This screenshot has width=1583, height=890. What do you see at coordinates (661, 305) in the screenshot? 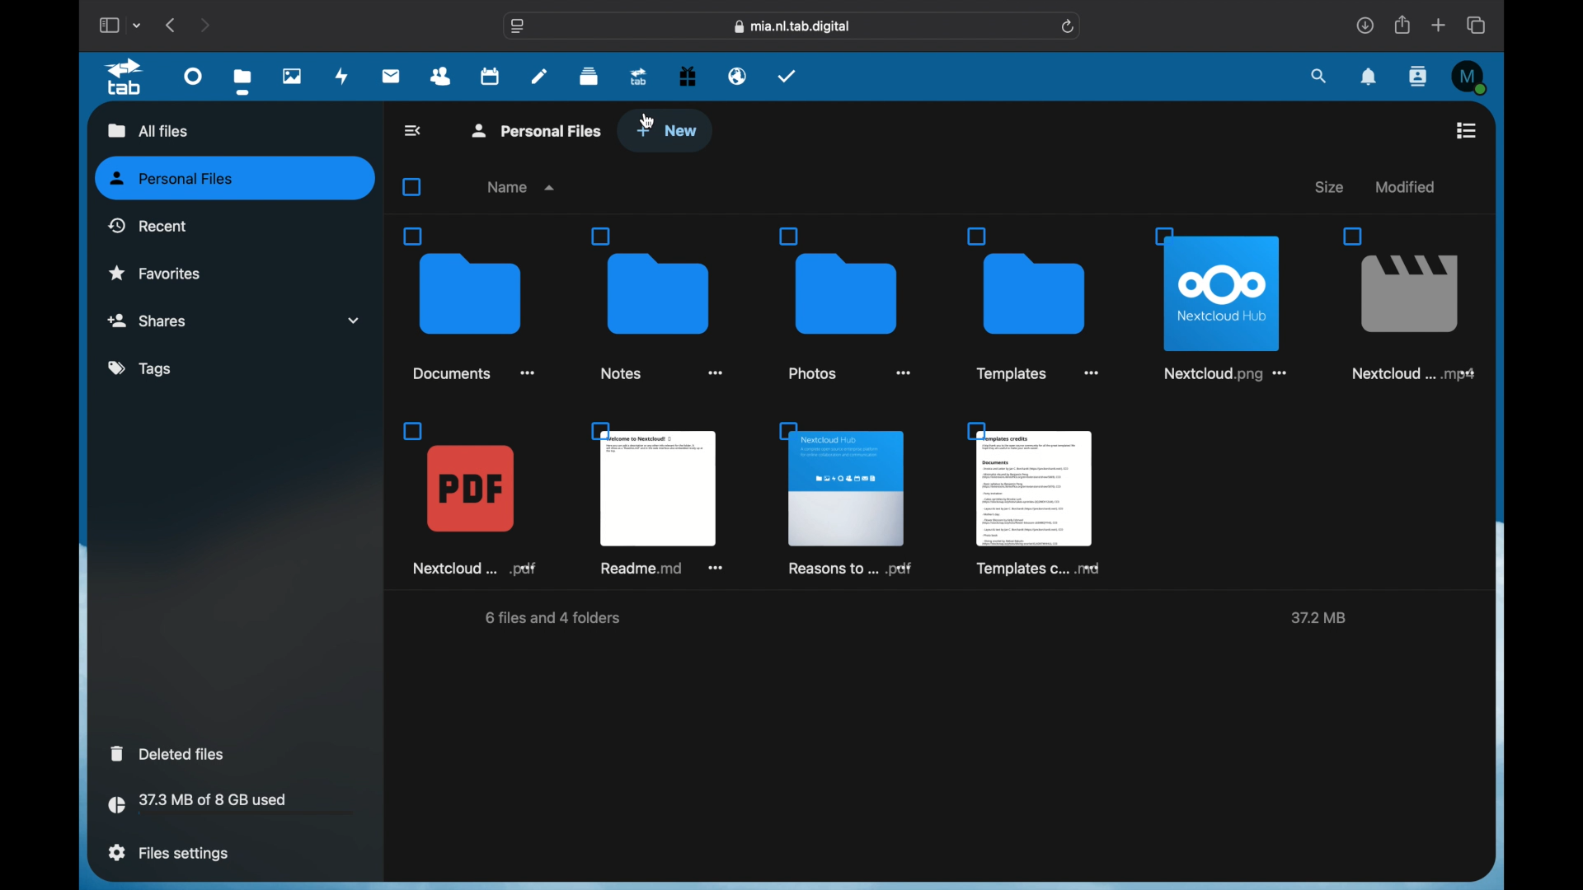
I see `folder` at bounding box center [661, 305].